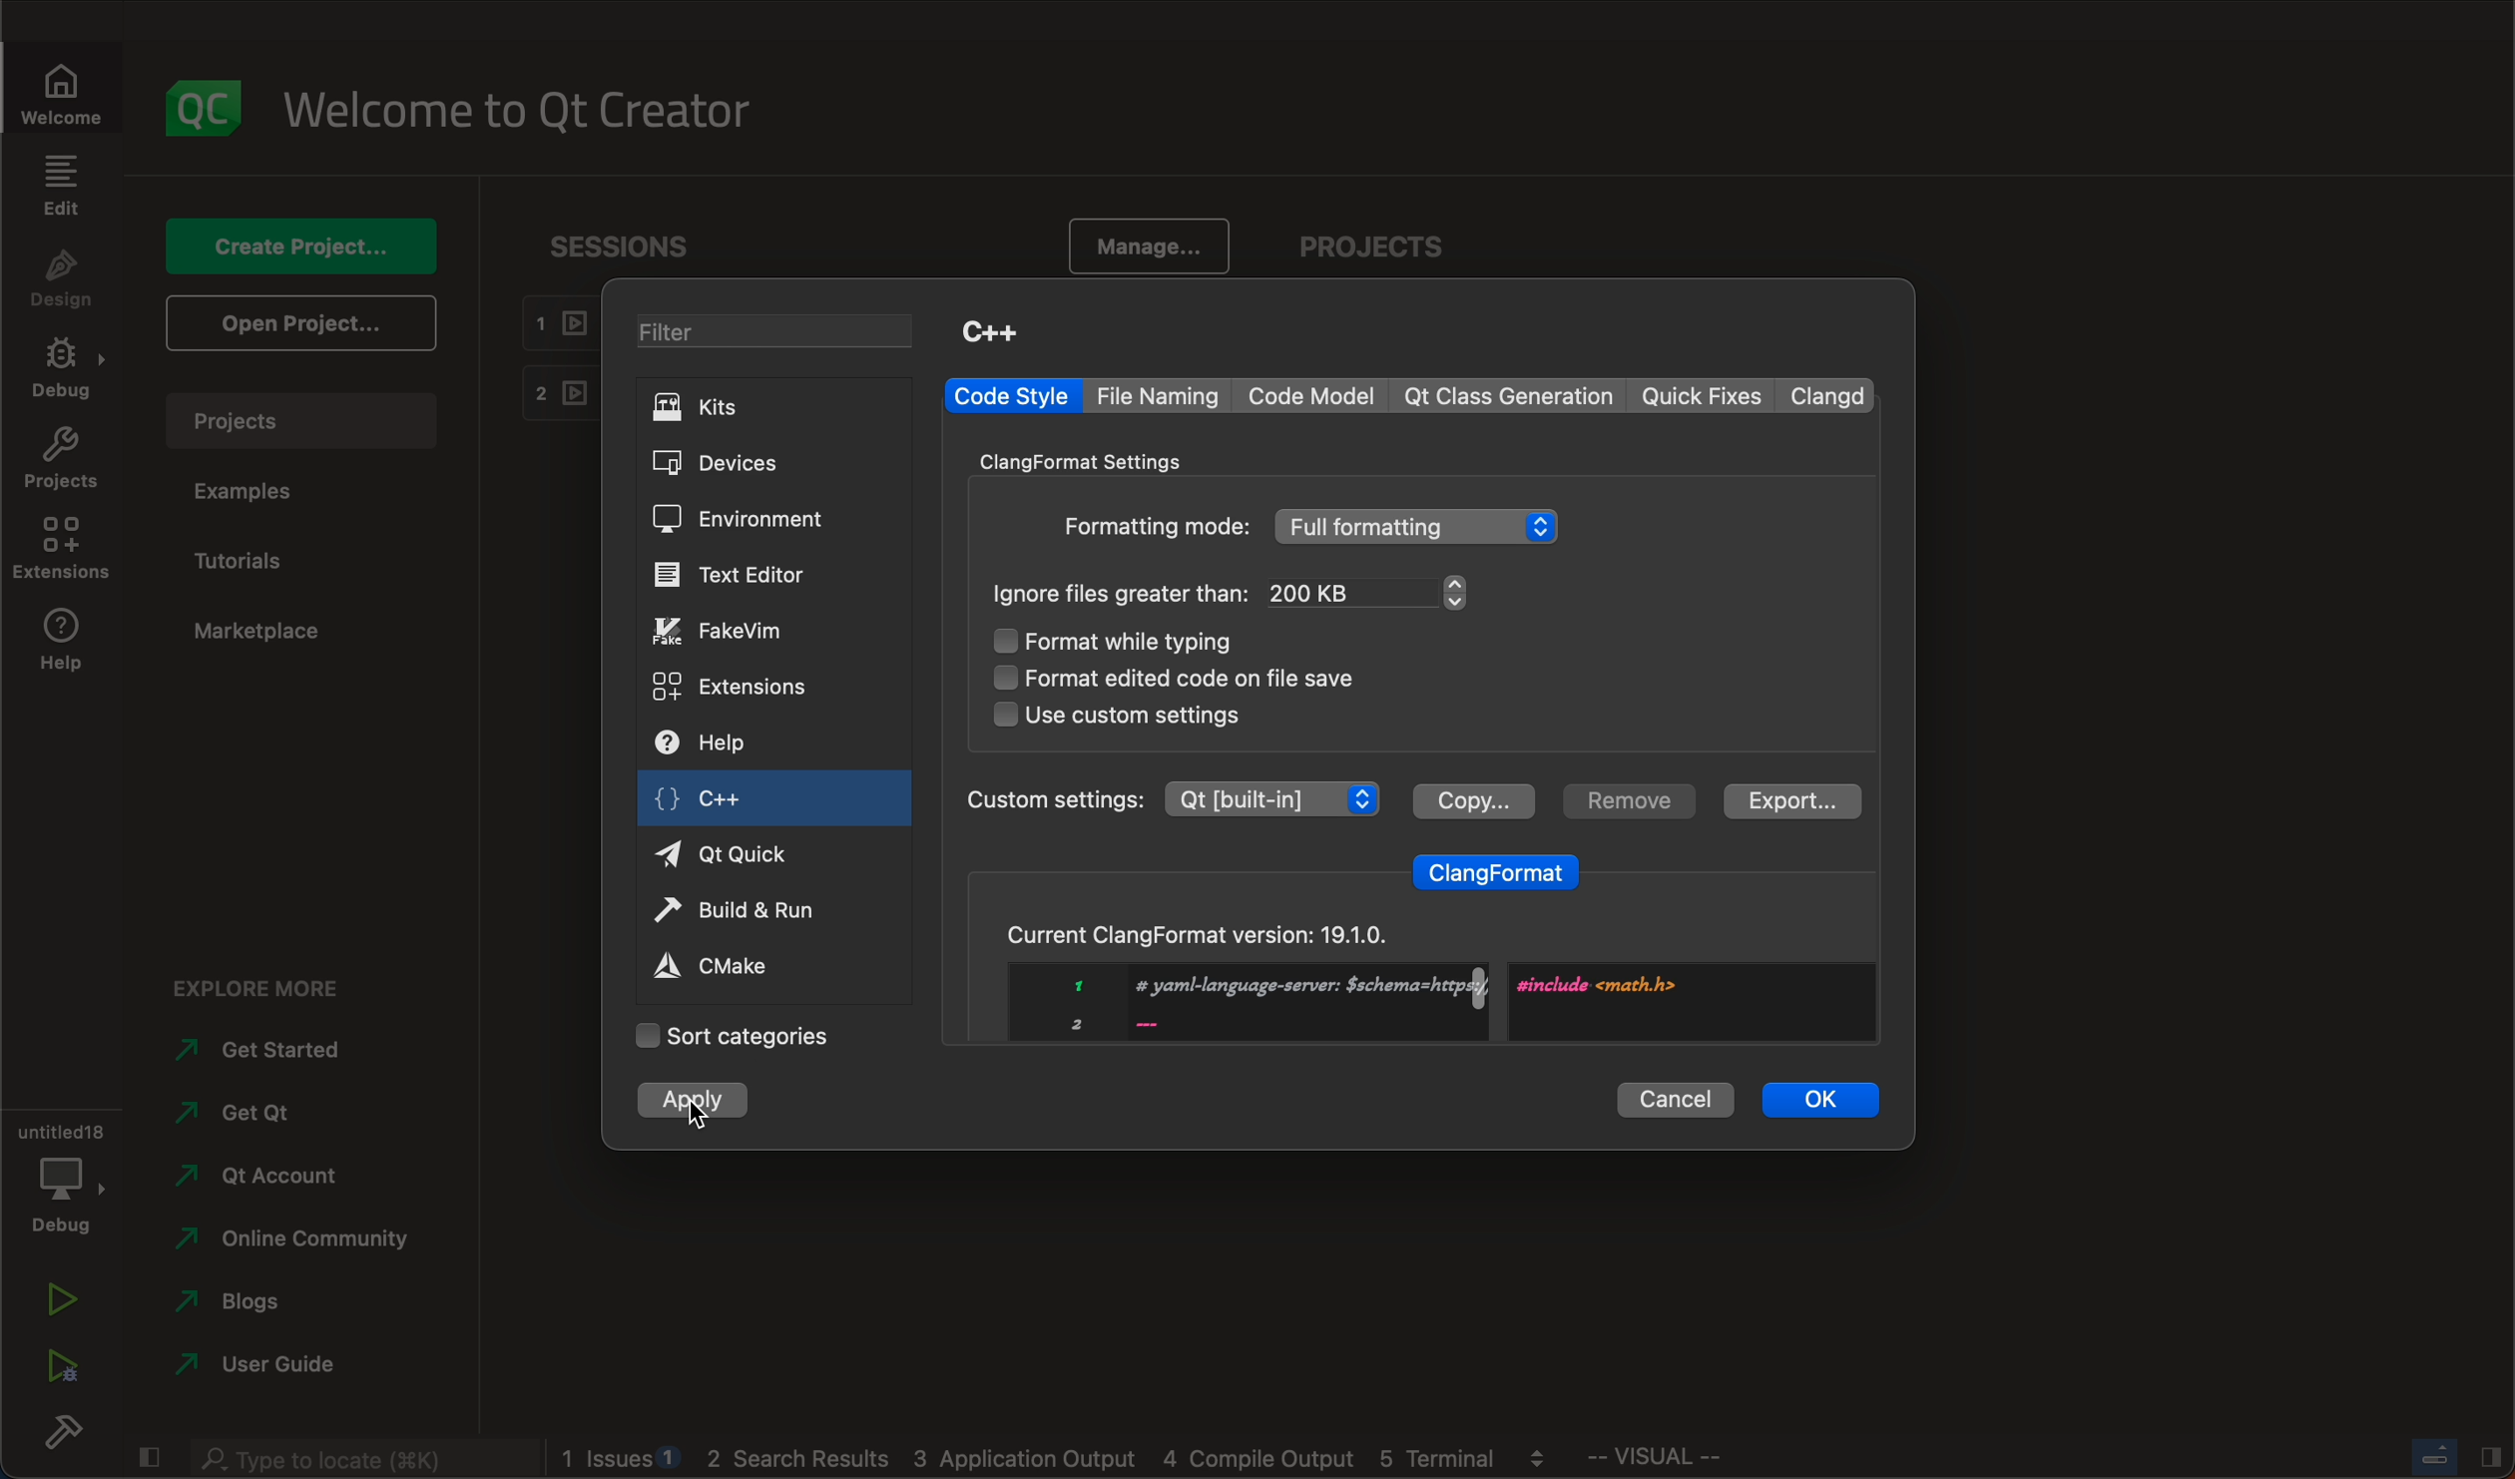 This screenshot has width=2515, height=1479. I want to click on extensions, so click(735, 685).